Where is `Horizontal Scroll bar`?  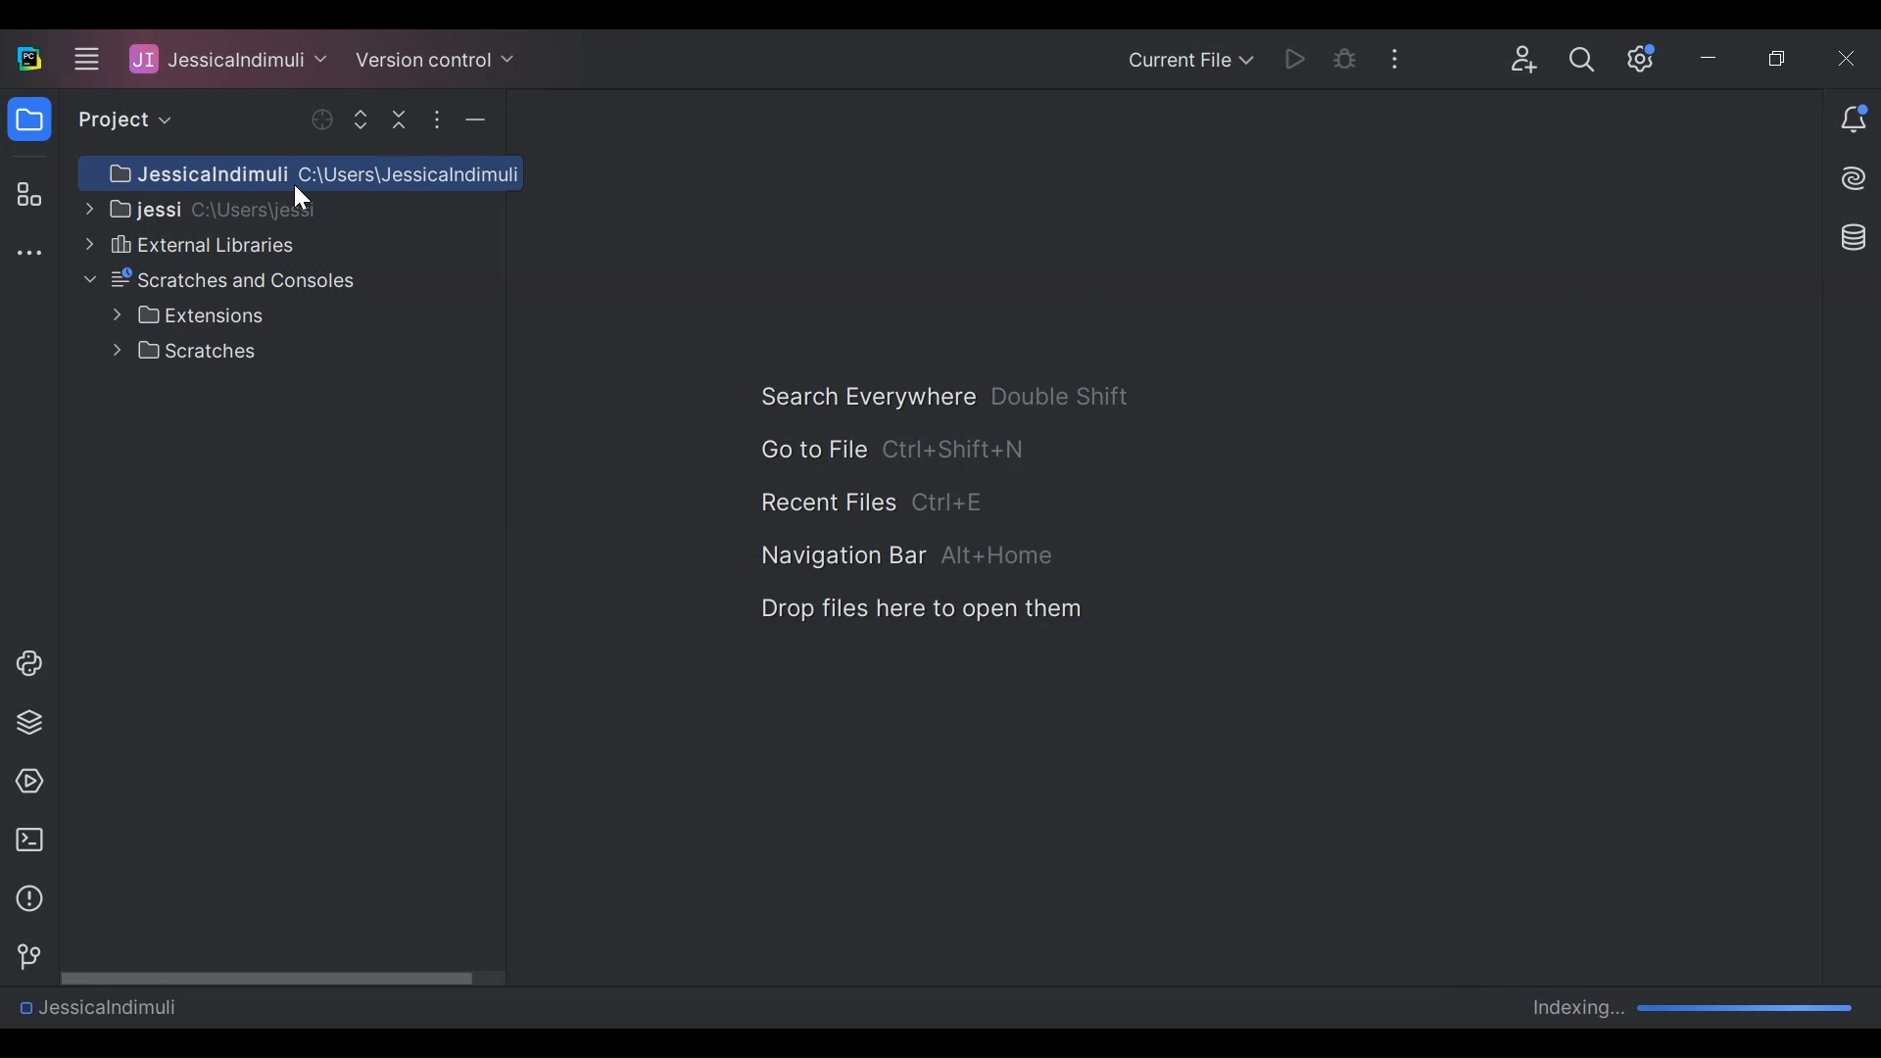
Horizontal Scroll bar is located at coordinates (283, 977).